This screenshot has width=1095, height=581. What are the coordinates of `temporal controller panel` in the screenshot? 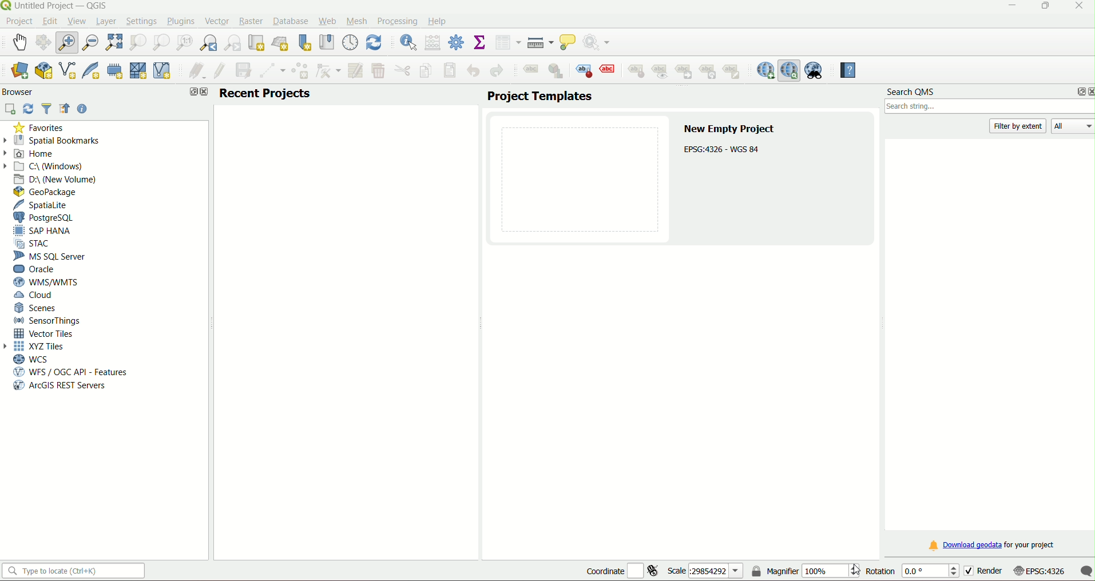 It's located at (350, 42).